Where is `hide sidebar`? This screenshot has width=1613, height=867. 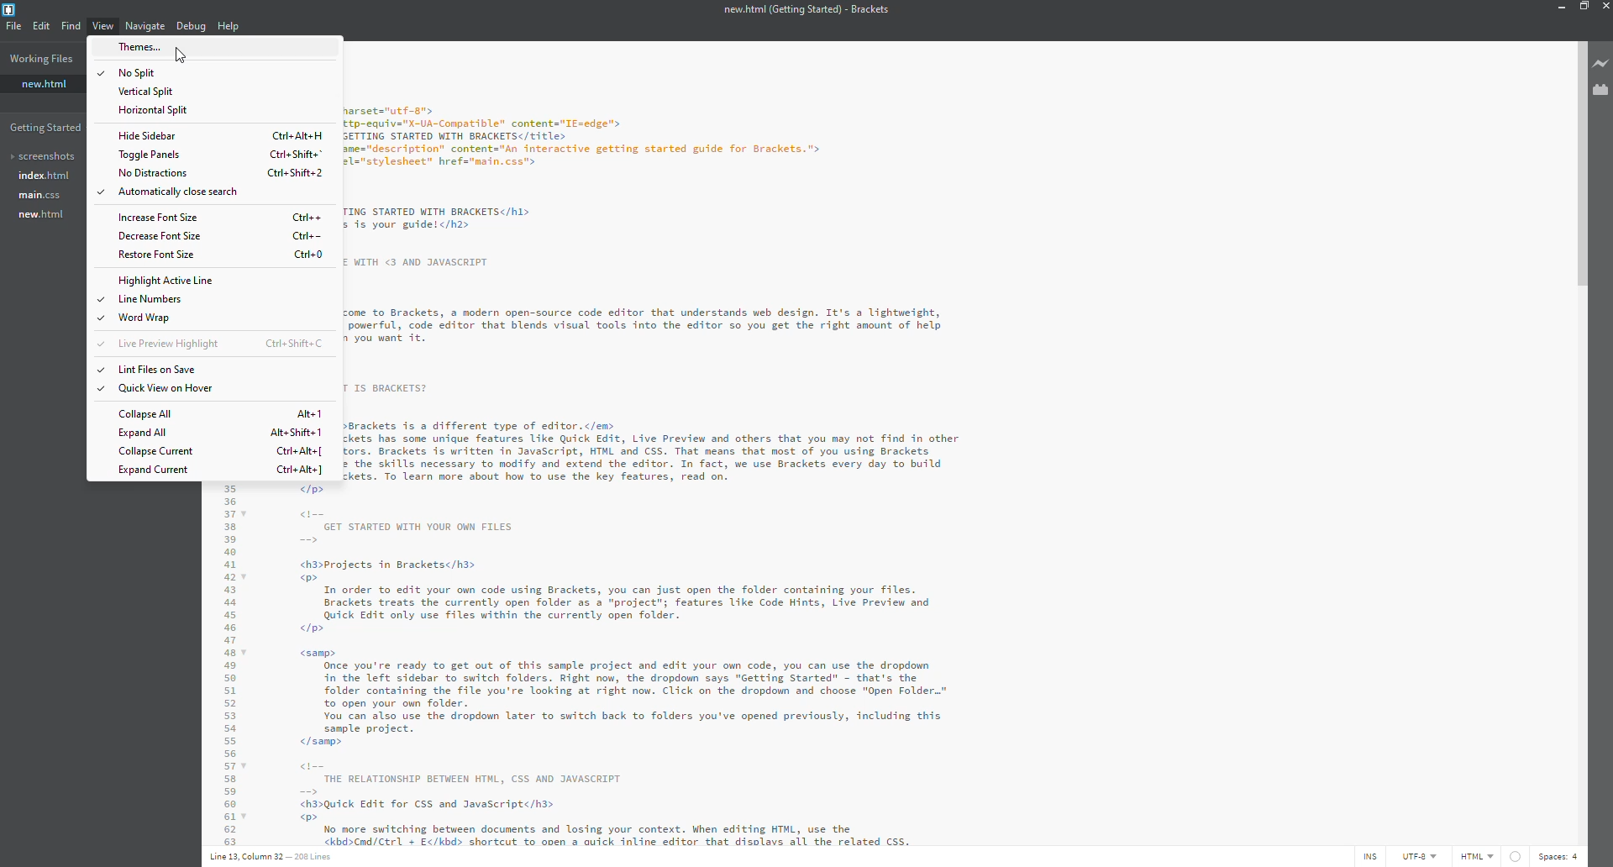
hide sidebar is located at coordinates (148, 136).